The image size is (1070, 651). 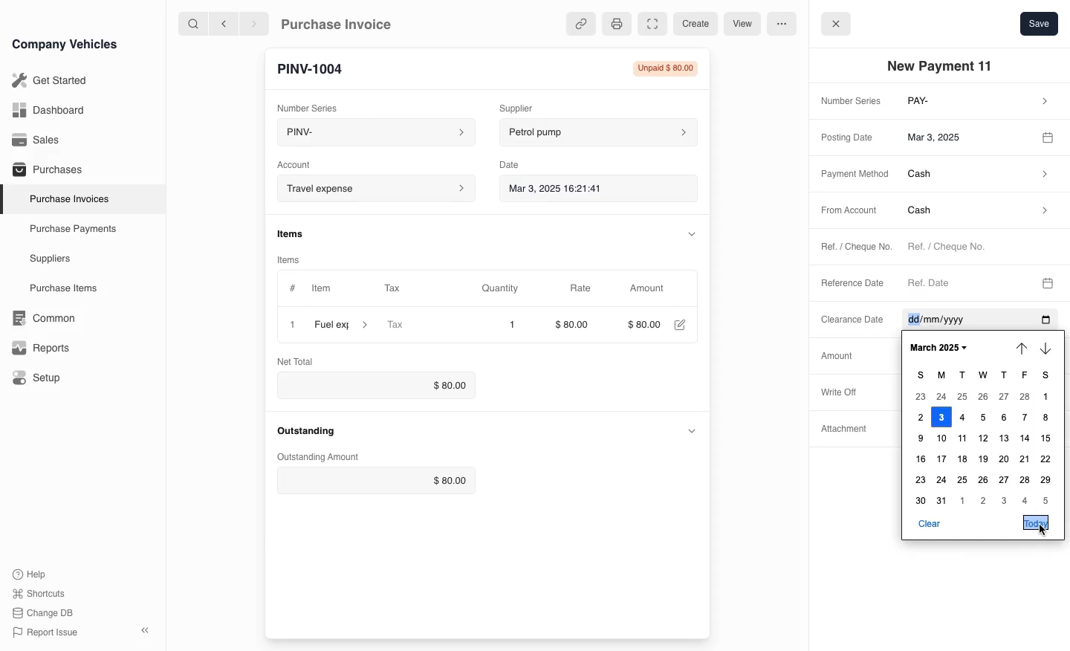 I want to click on edit, so click(x=679, y=326).